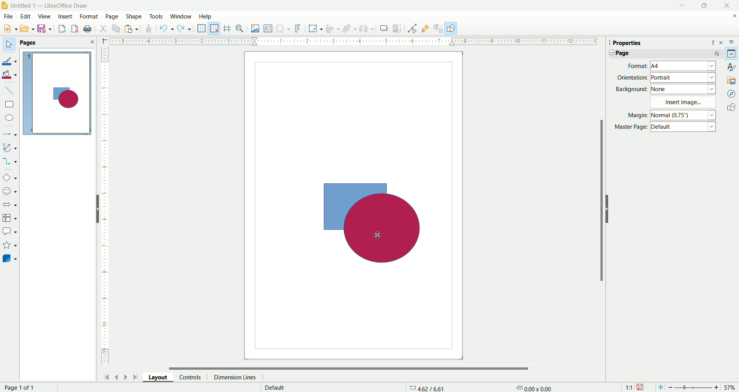  What do you see at coordinates (182, 16) in the screenshot?
I see `window` at bounding box center [182, 16].